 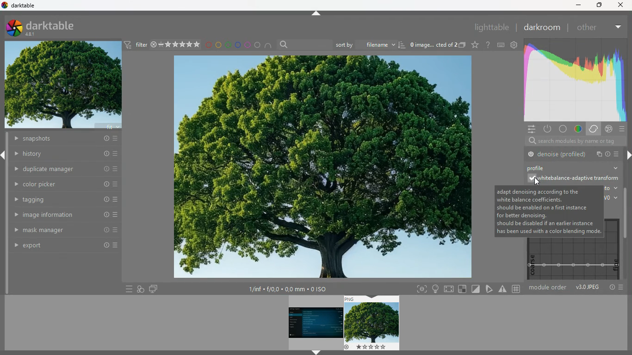 I want to click on settings, so click(x=515, y=45).